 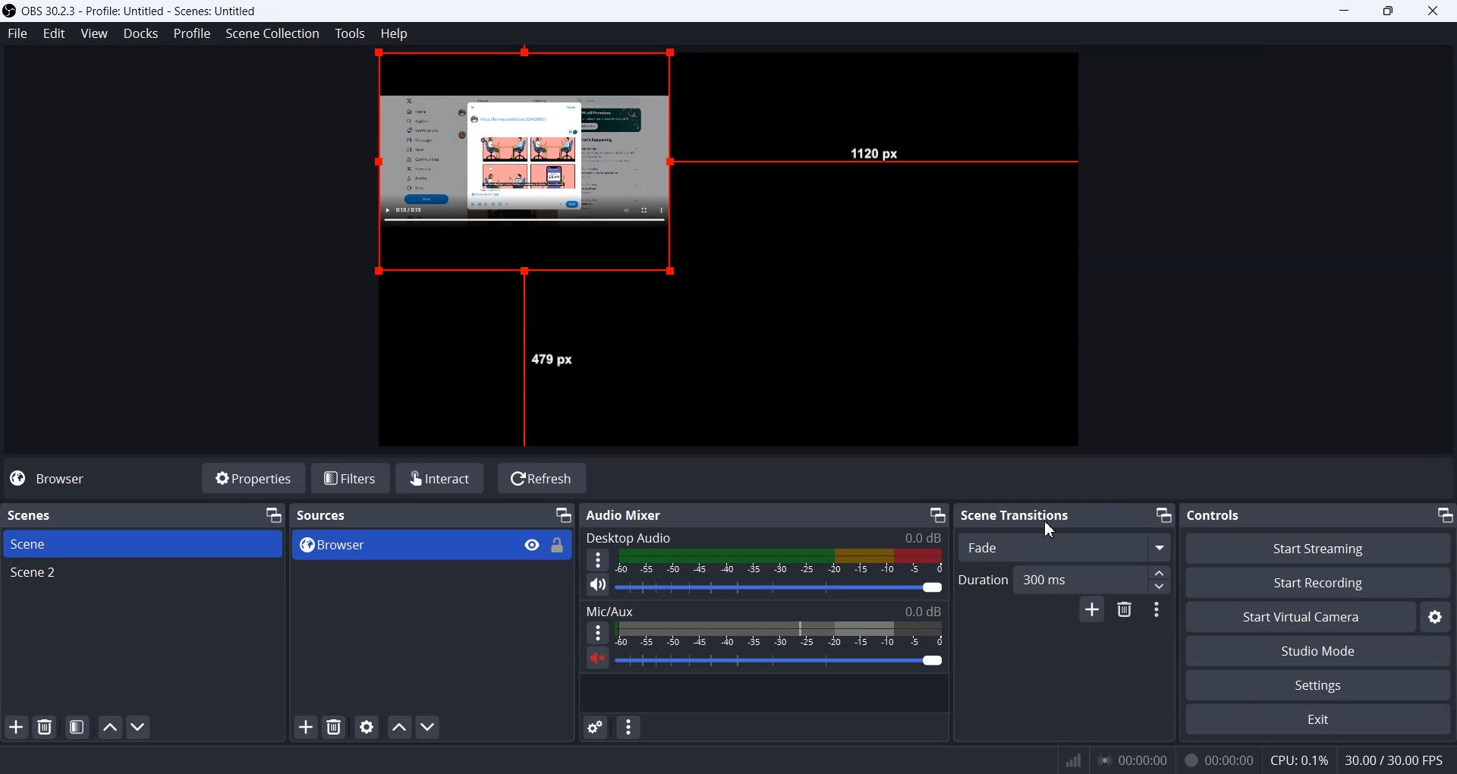 What do you see at coordinates (1390, 13) in the screenshot?
I see `Restore down ` at bounding box center [1390, 13].